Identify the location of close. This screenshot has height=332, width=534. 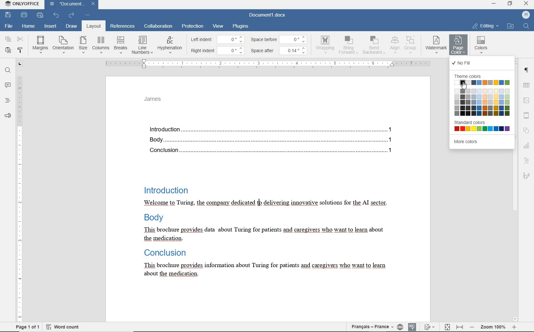
(96, 3).